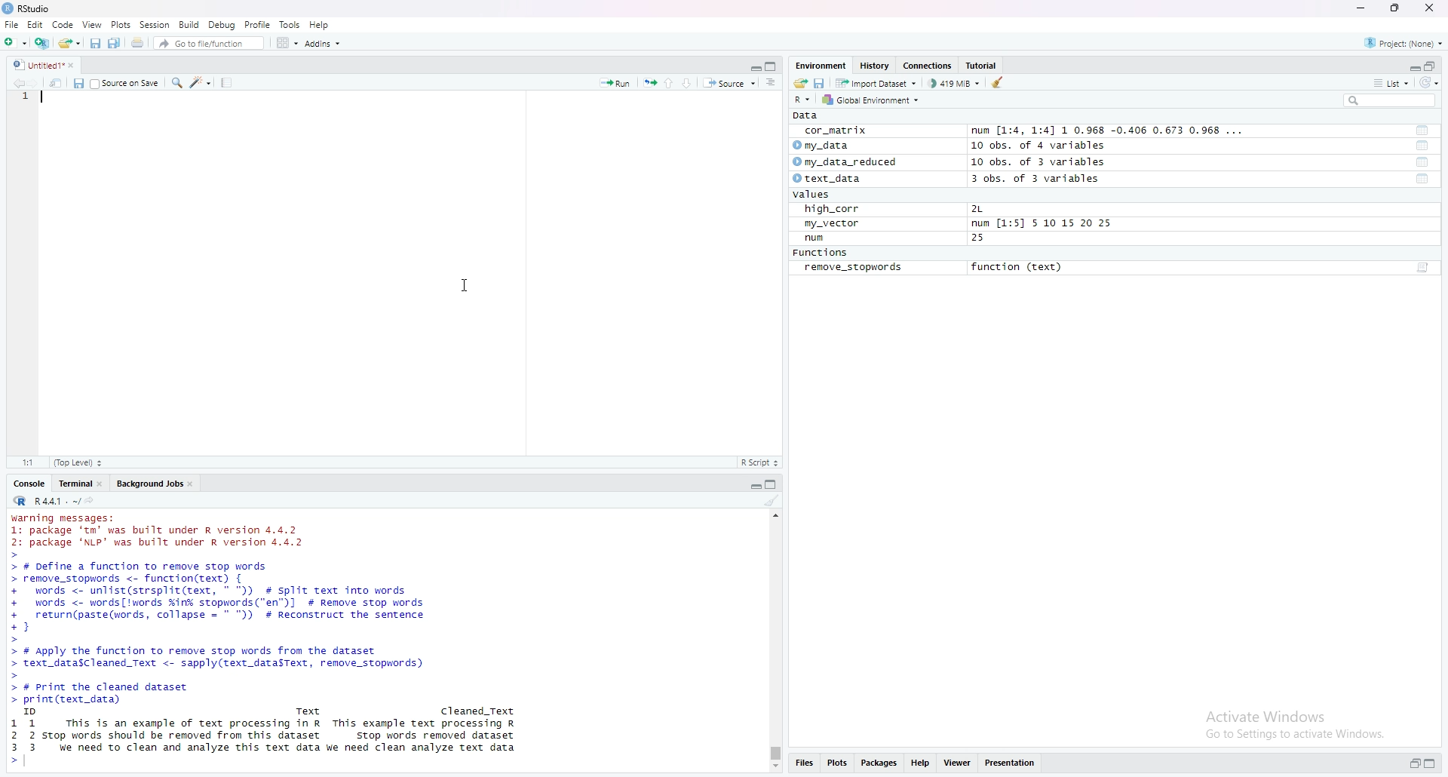 This screenshot has height=777, width=1448. What do you see at coordinates (226, 83) in the screenshot?
I see `Compile report` at bounding box center [226, 83].